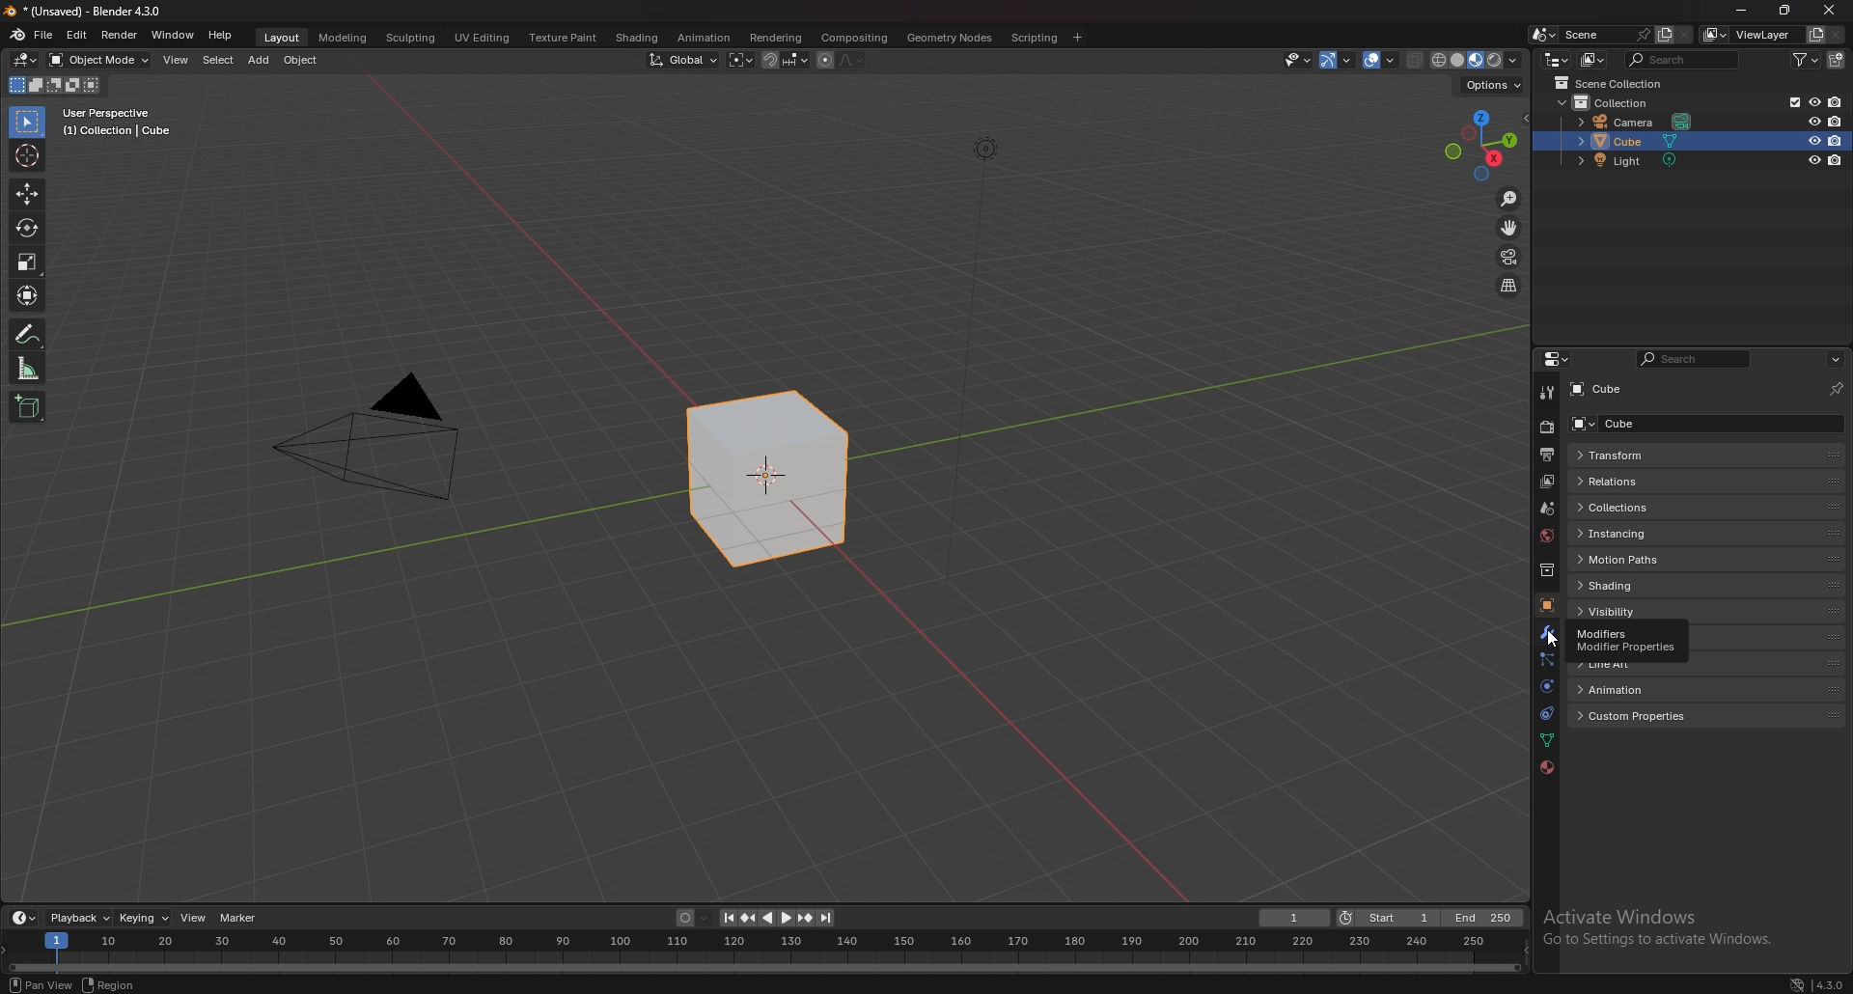 The image size is (1853, 994). Describe the element at coordinates (412, 39) in the screenshot. I see `sculpting` at that location.